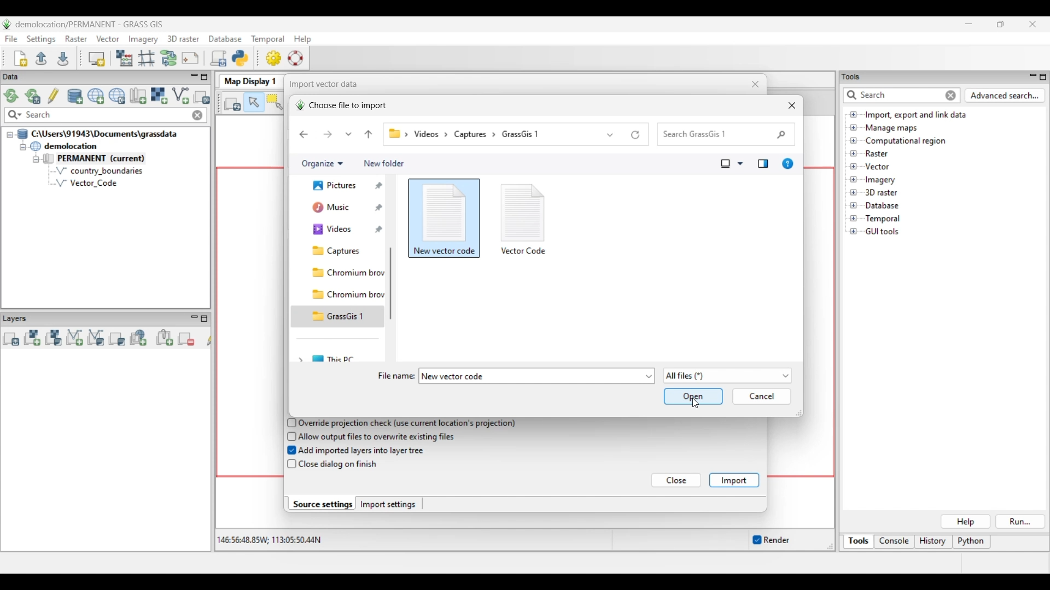 Image resolution: width=1050 pixels, height=590 pixels. What do you see at coordinates (304, 134) in the screenshot?
I see `Go back` at bounding box center [304, 134].